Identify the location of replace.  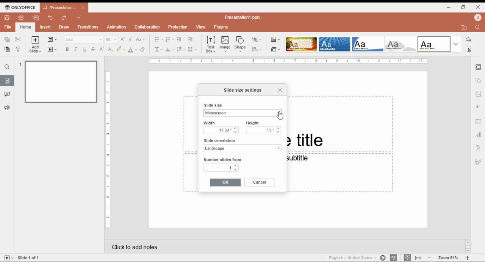
(468, 39).